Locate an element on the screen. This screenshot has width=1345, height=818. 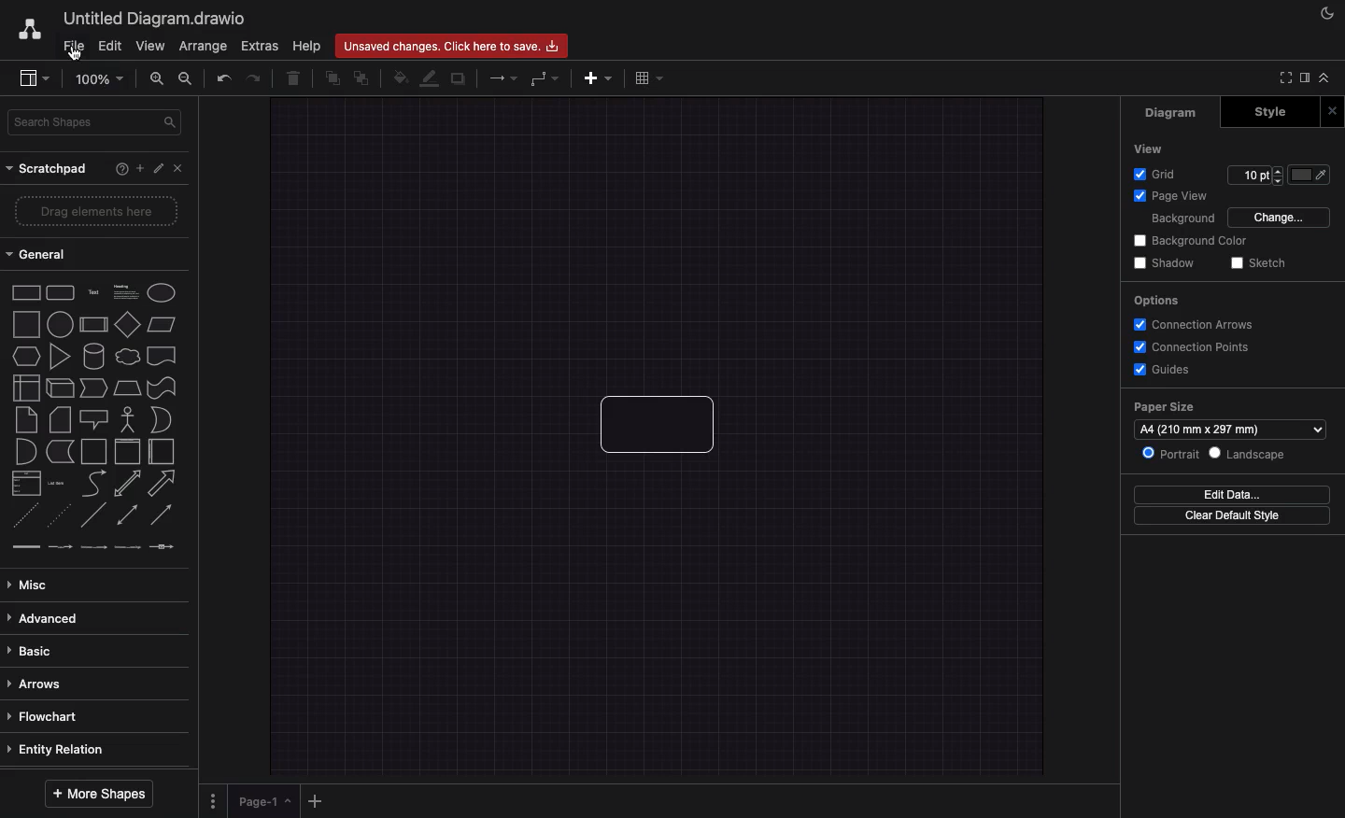
Arrows is located at coordinates (35, 684).